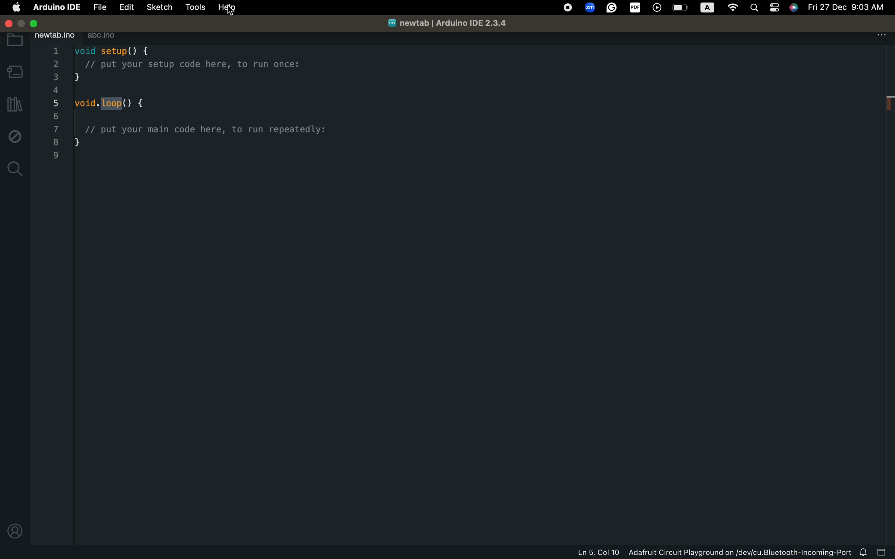  Describe the element at coordinates (229, 9) in the screenshot. I see `cursor` at that location.